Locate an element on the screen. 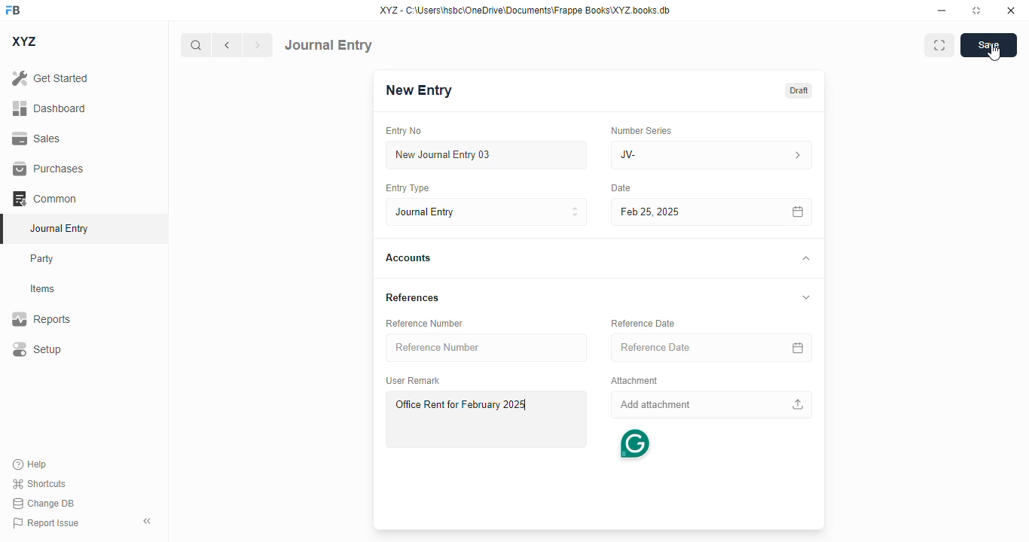 The width and height of the screenshot is (1029, 542). feb 25, 2025 is located at coordinates (690, 212).